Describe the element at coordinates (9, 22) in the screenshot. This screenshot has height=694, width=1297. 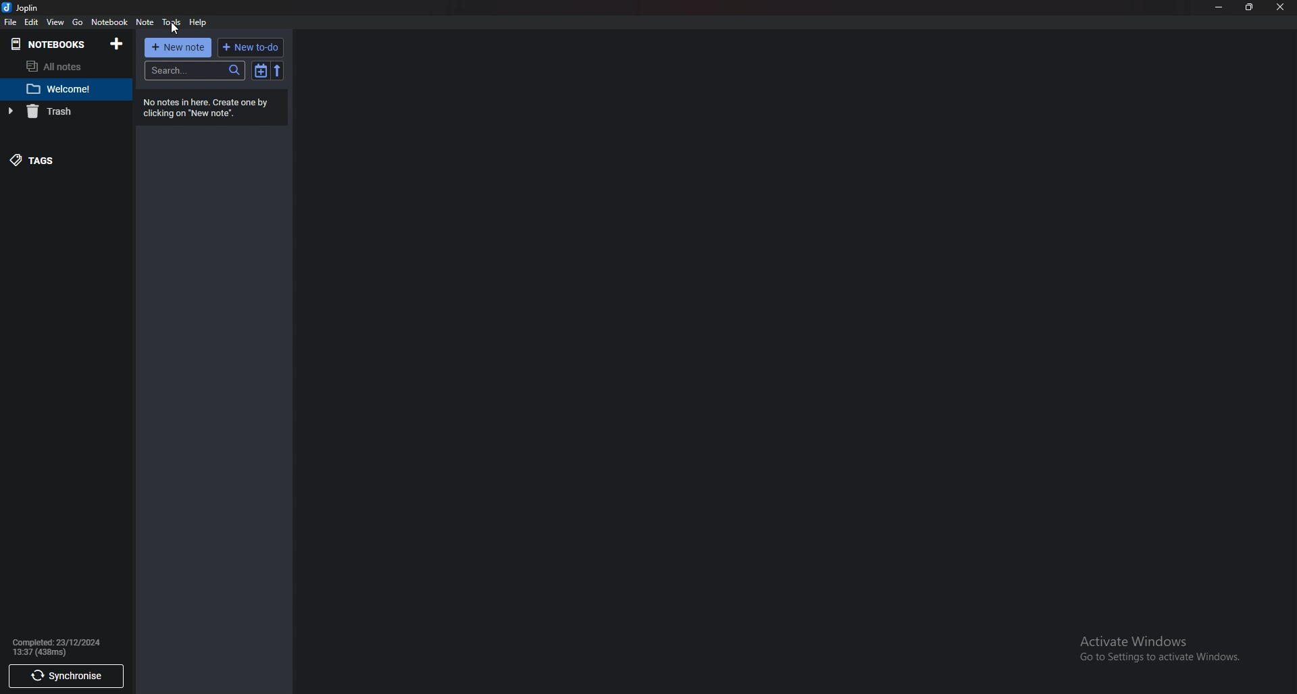
I see `file` at that location.